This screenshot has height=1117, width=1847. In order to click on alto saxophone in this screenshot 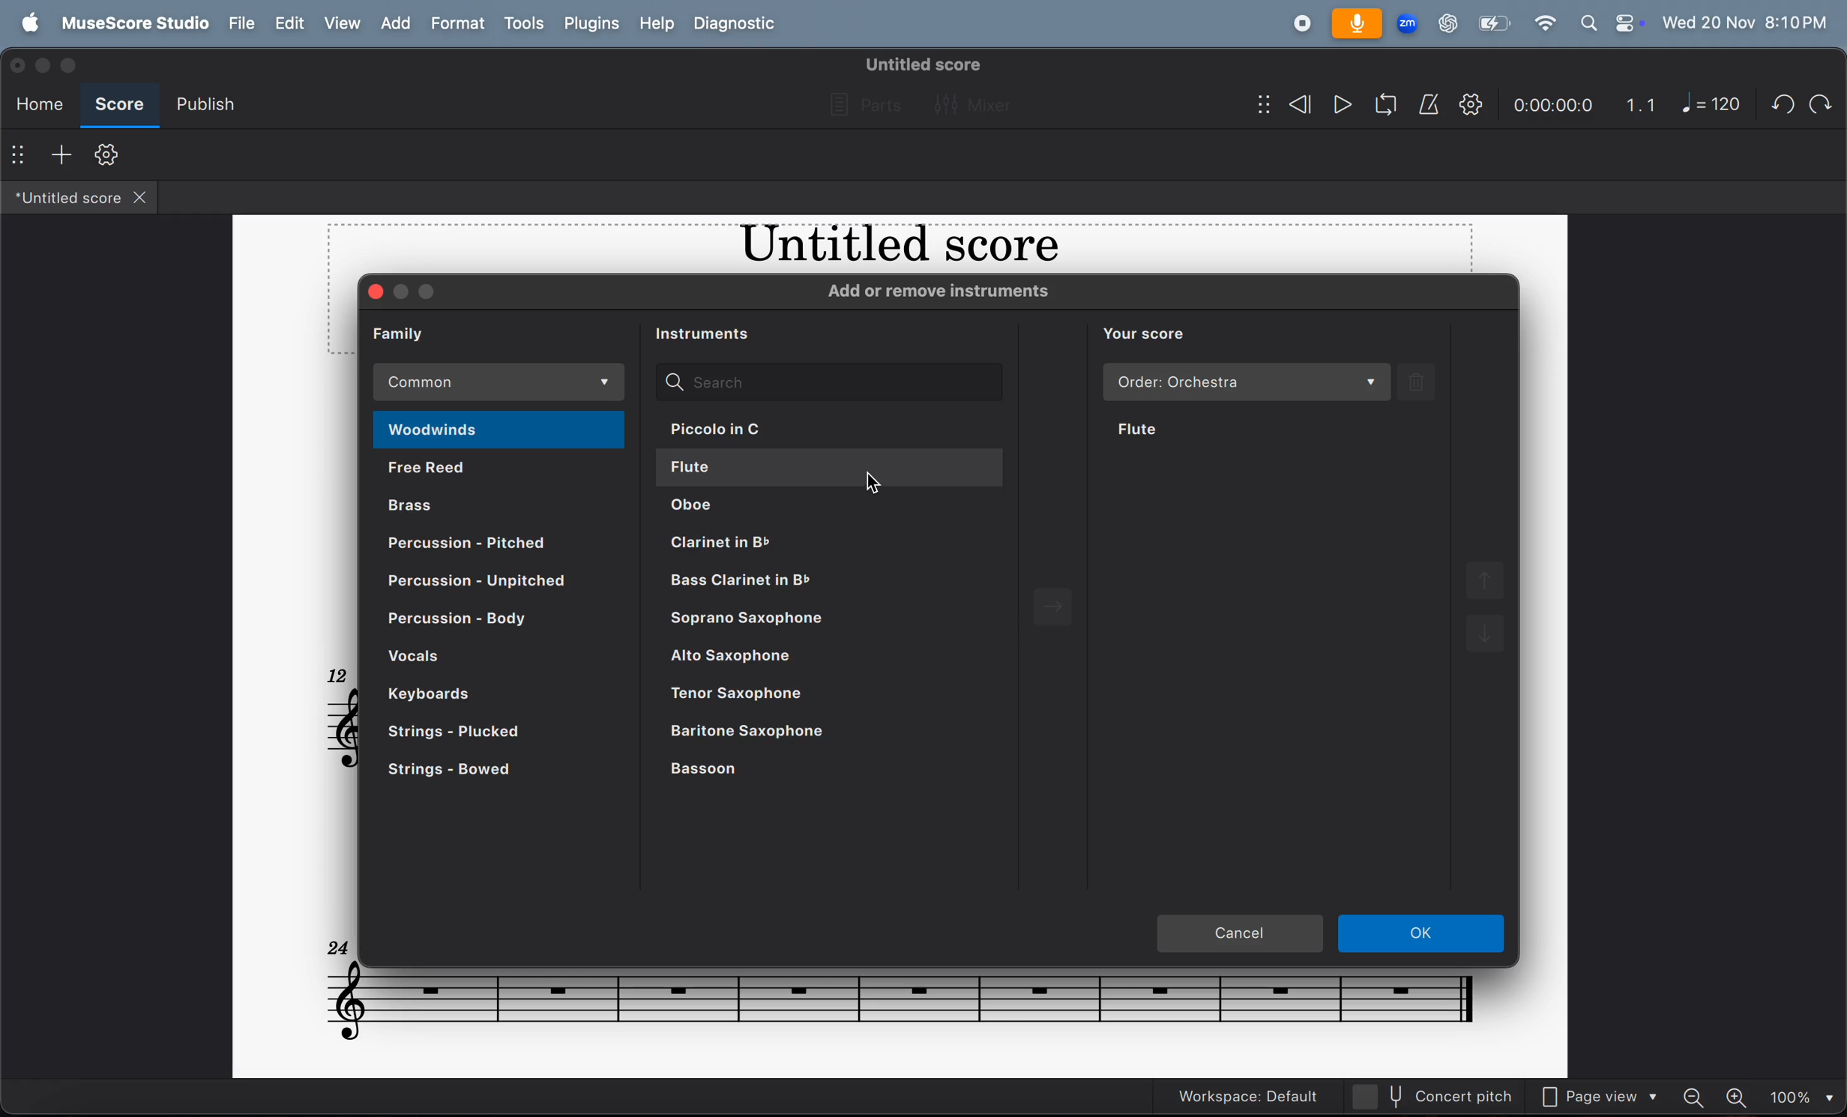, I will do `click(825, 657)`.